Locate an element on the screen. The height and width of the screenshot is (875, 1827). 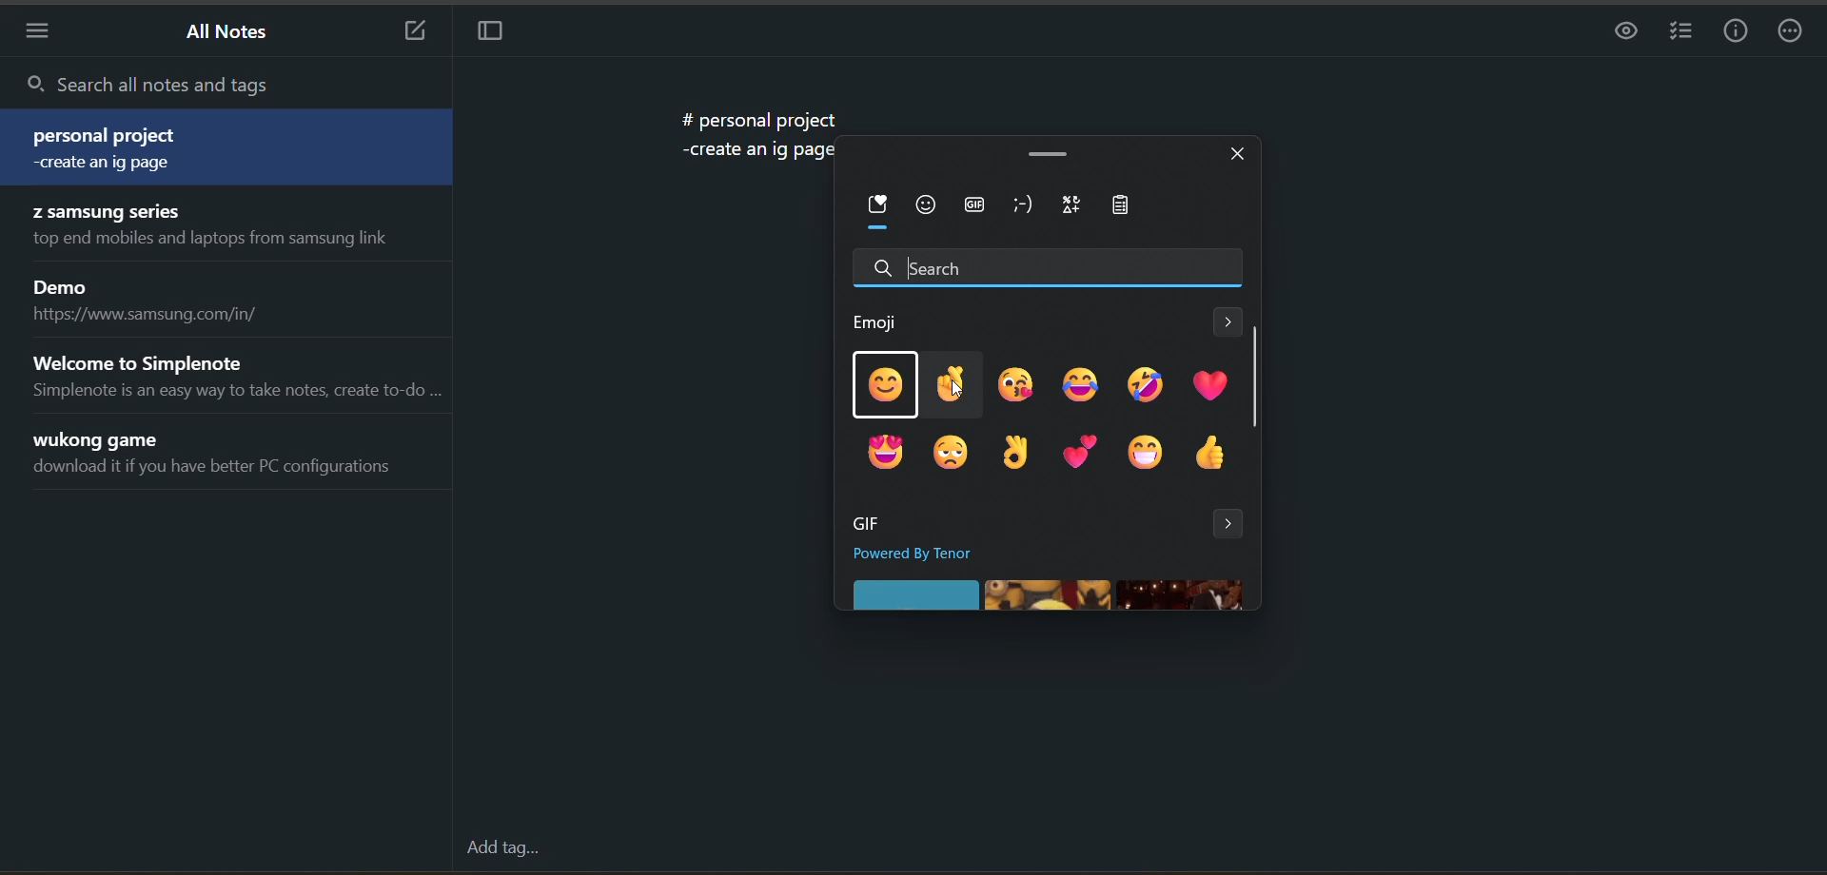
gif is located at coordinates (873, 524).